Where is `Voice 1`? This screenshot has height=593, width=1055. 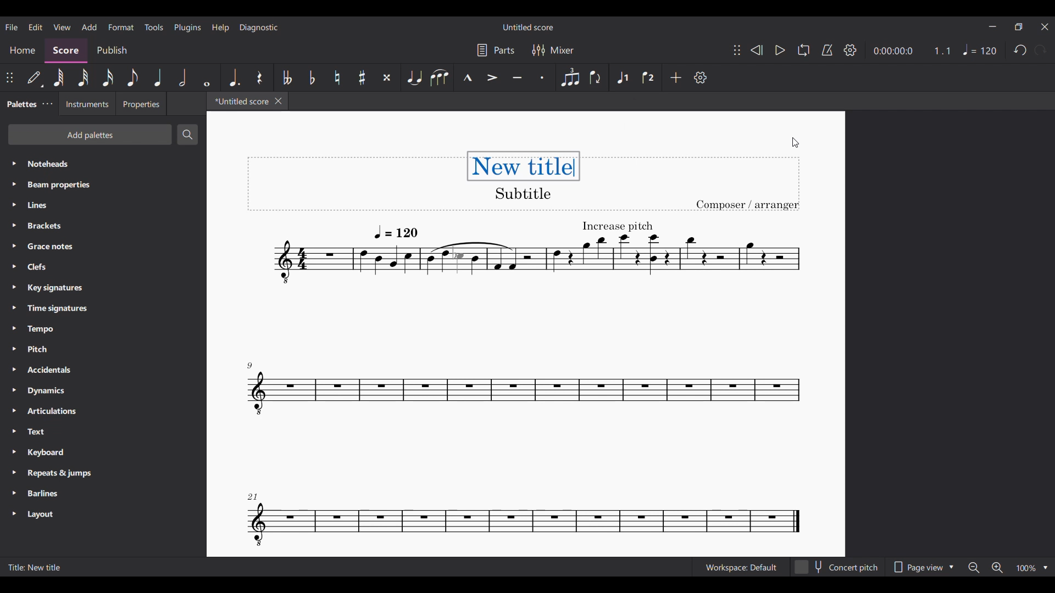 Voice 1 is located at coordinates (623, 77).